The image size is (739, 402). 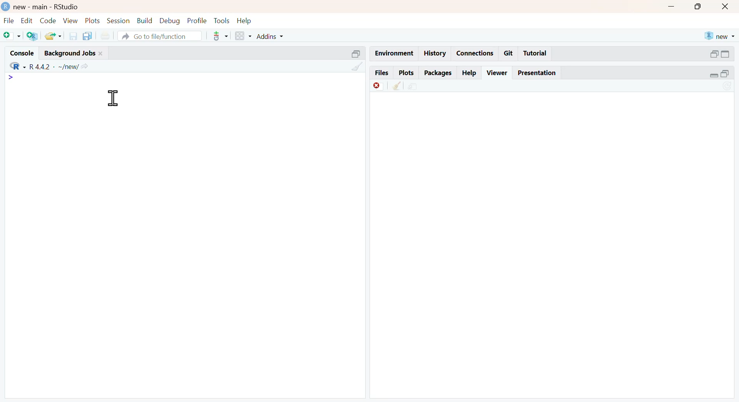 What do you see at coordinates (398, 85) in the screenshot?
I see `clean` at bounding box center [398, 85].